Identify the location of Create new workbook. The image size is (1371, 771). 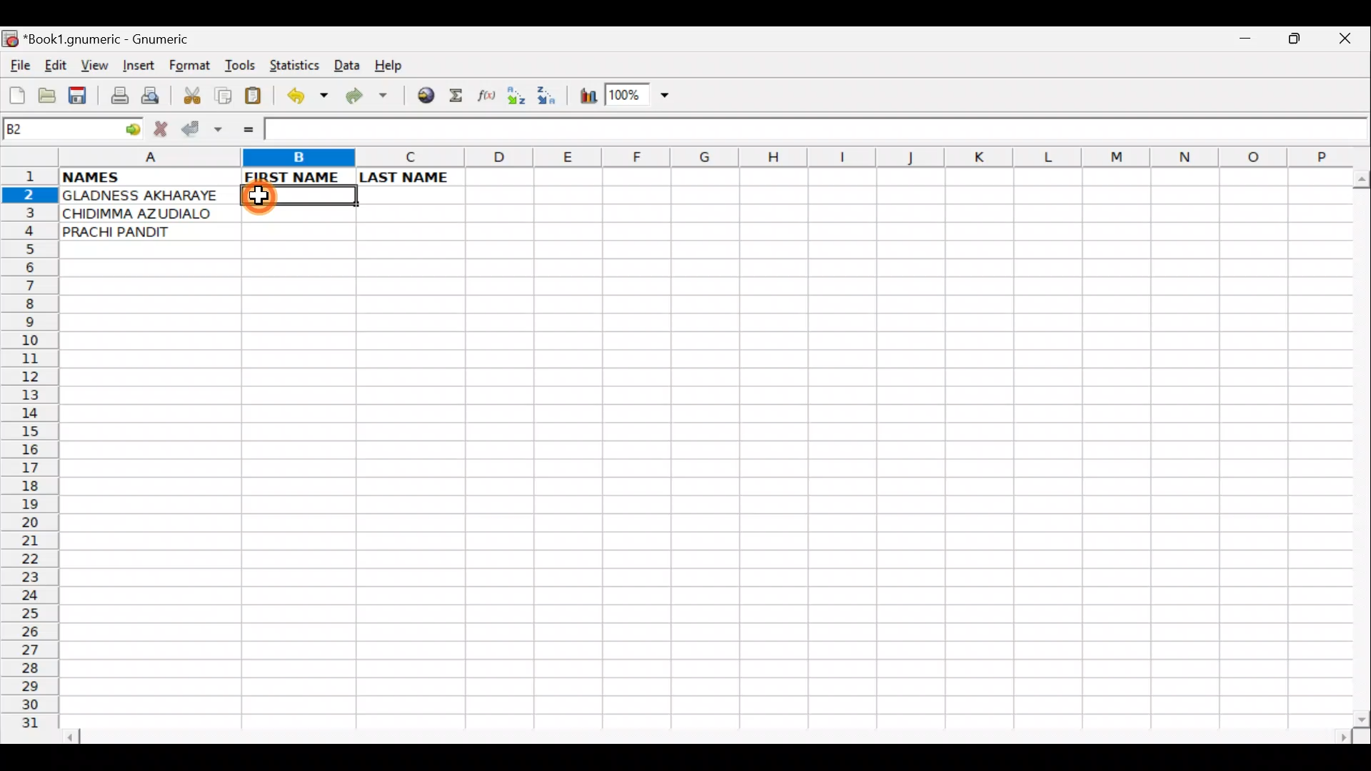
(16, 93).